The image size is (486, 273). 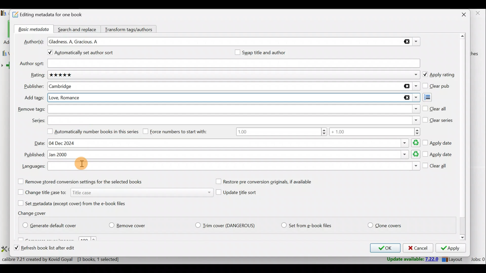 I want to click on Transform tags/authors, so click(x=131, y=29).